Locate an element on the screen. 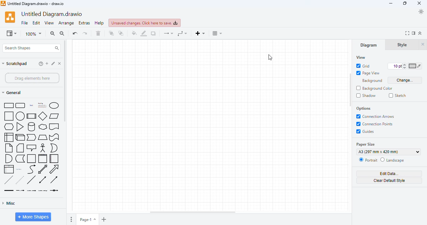  redo is located at coordinates (85, 33).